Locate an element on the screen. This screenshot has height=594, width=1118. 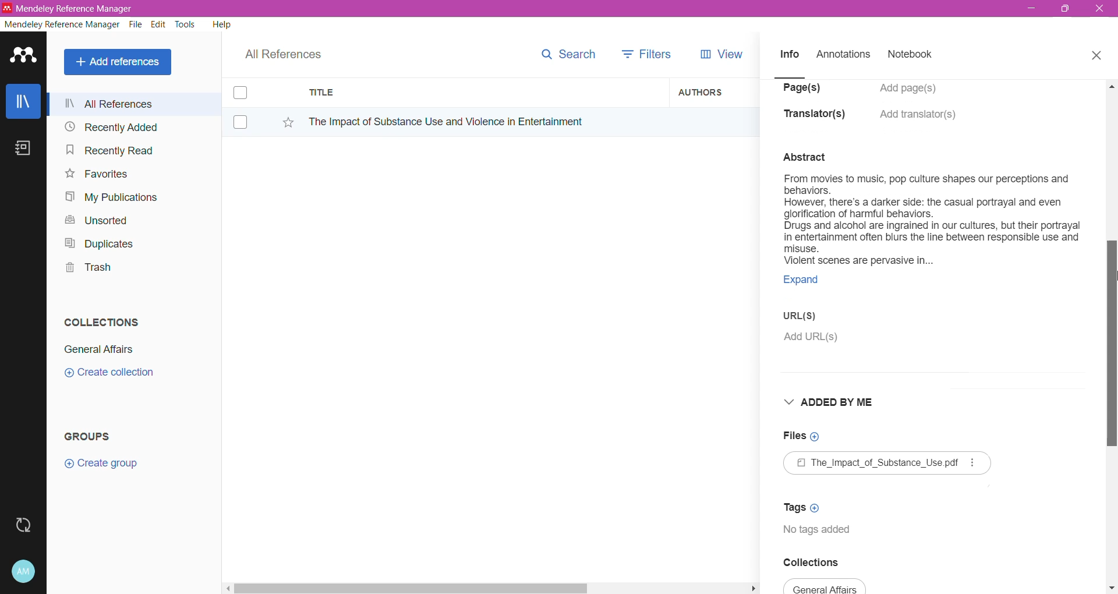
Title is located at coordinates (483, 93).